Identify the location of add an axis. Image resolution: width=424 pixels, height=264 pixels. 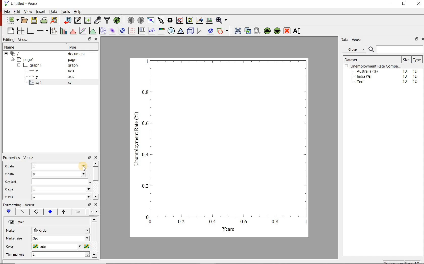
(42, 31).